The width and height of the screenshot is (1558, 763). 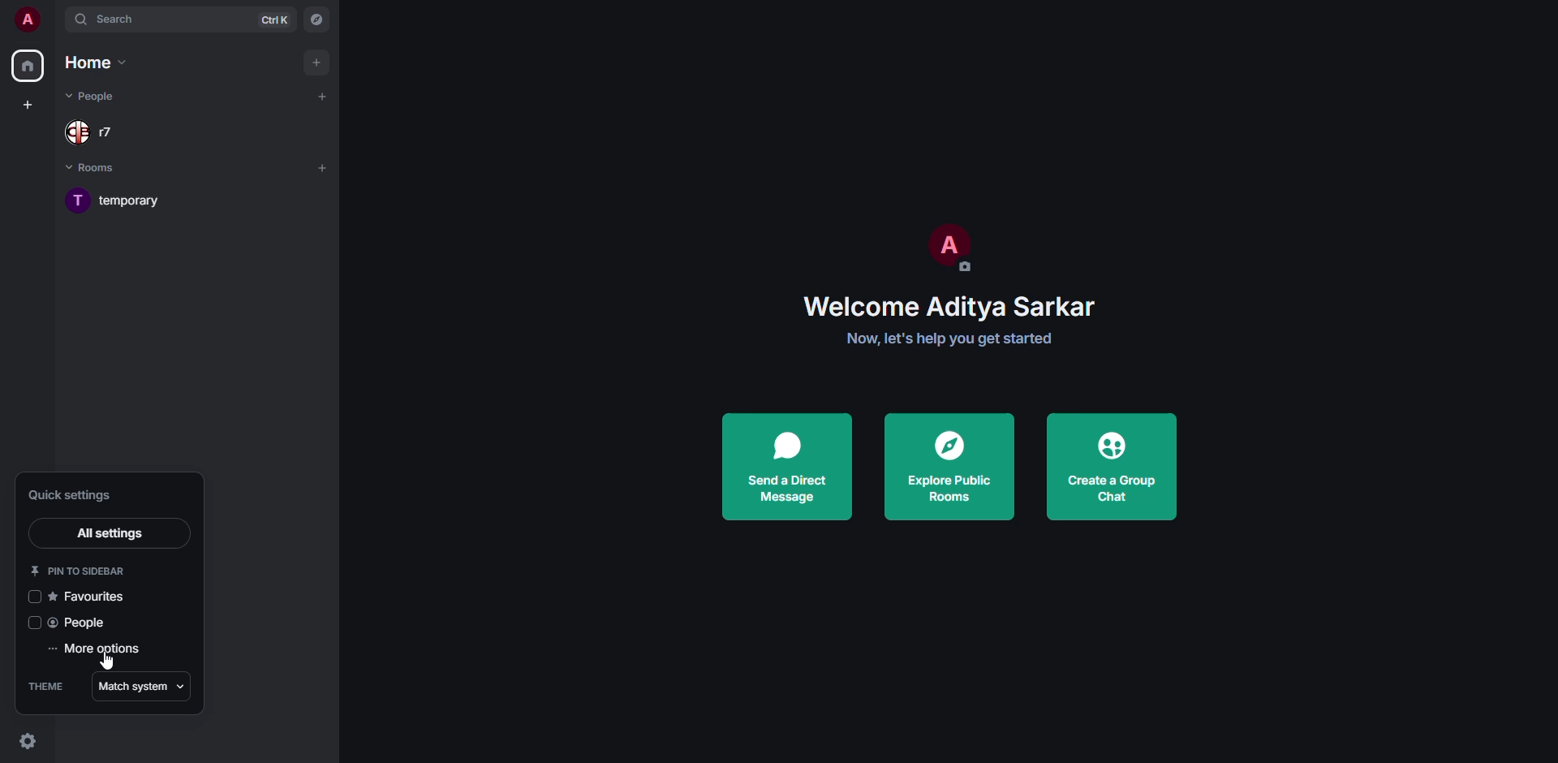 What do you see at coordinates (90, 597) in the screenshot?
I see `favorites` at bounding box center [90, 597].